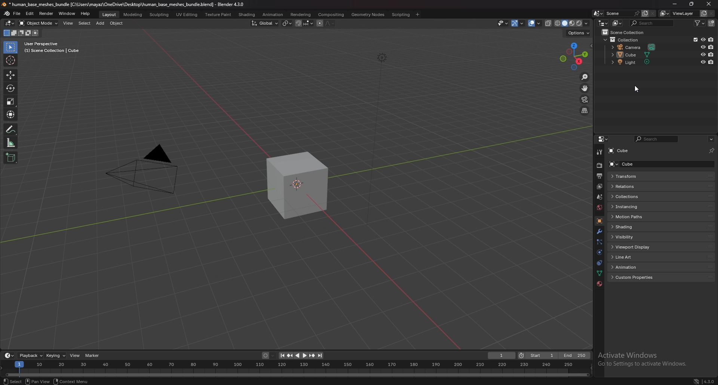  I want to click on end, so click(575, 355).